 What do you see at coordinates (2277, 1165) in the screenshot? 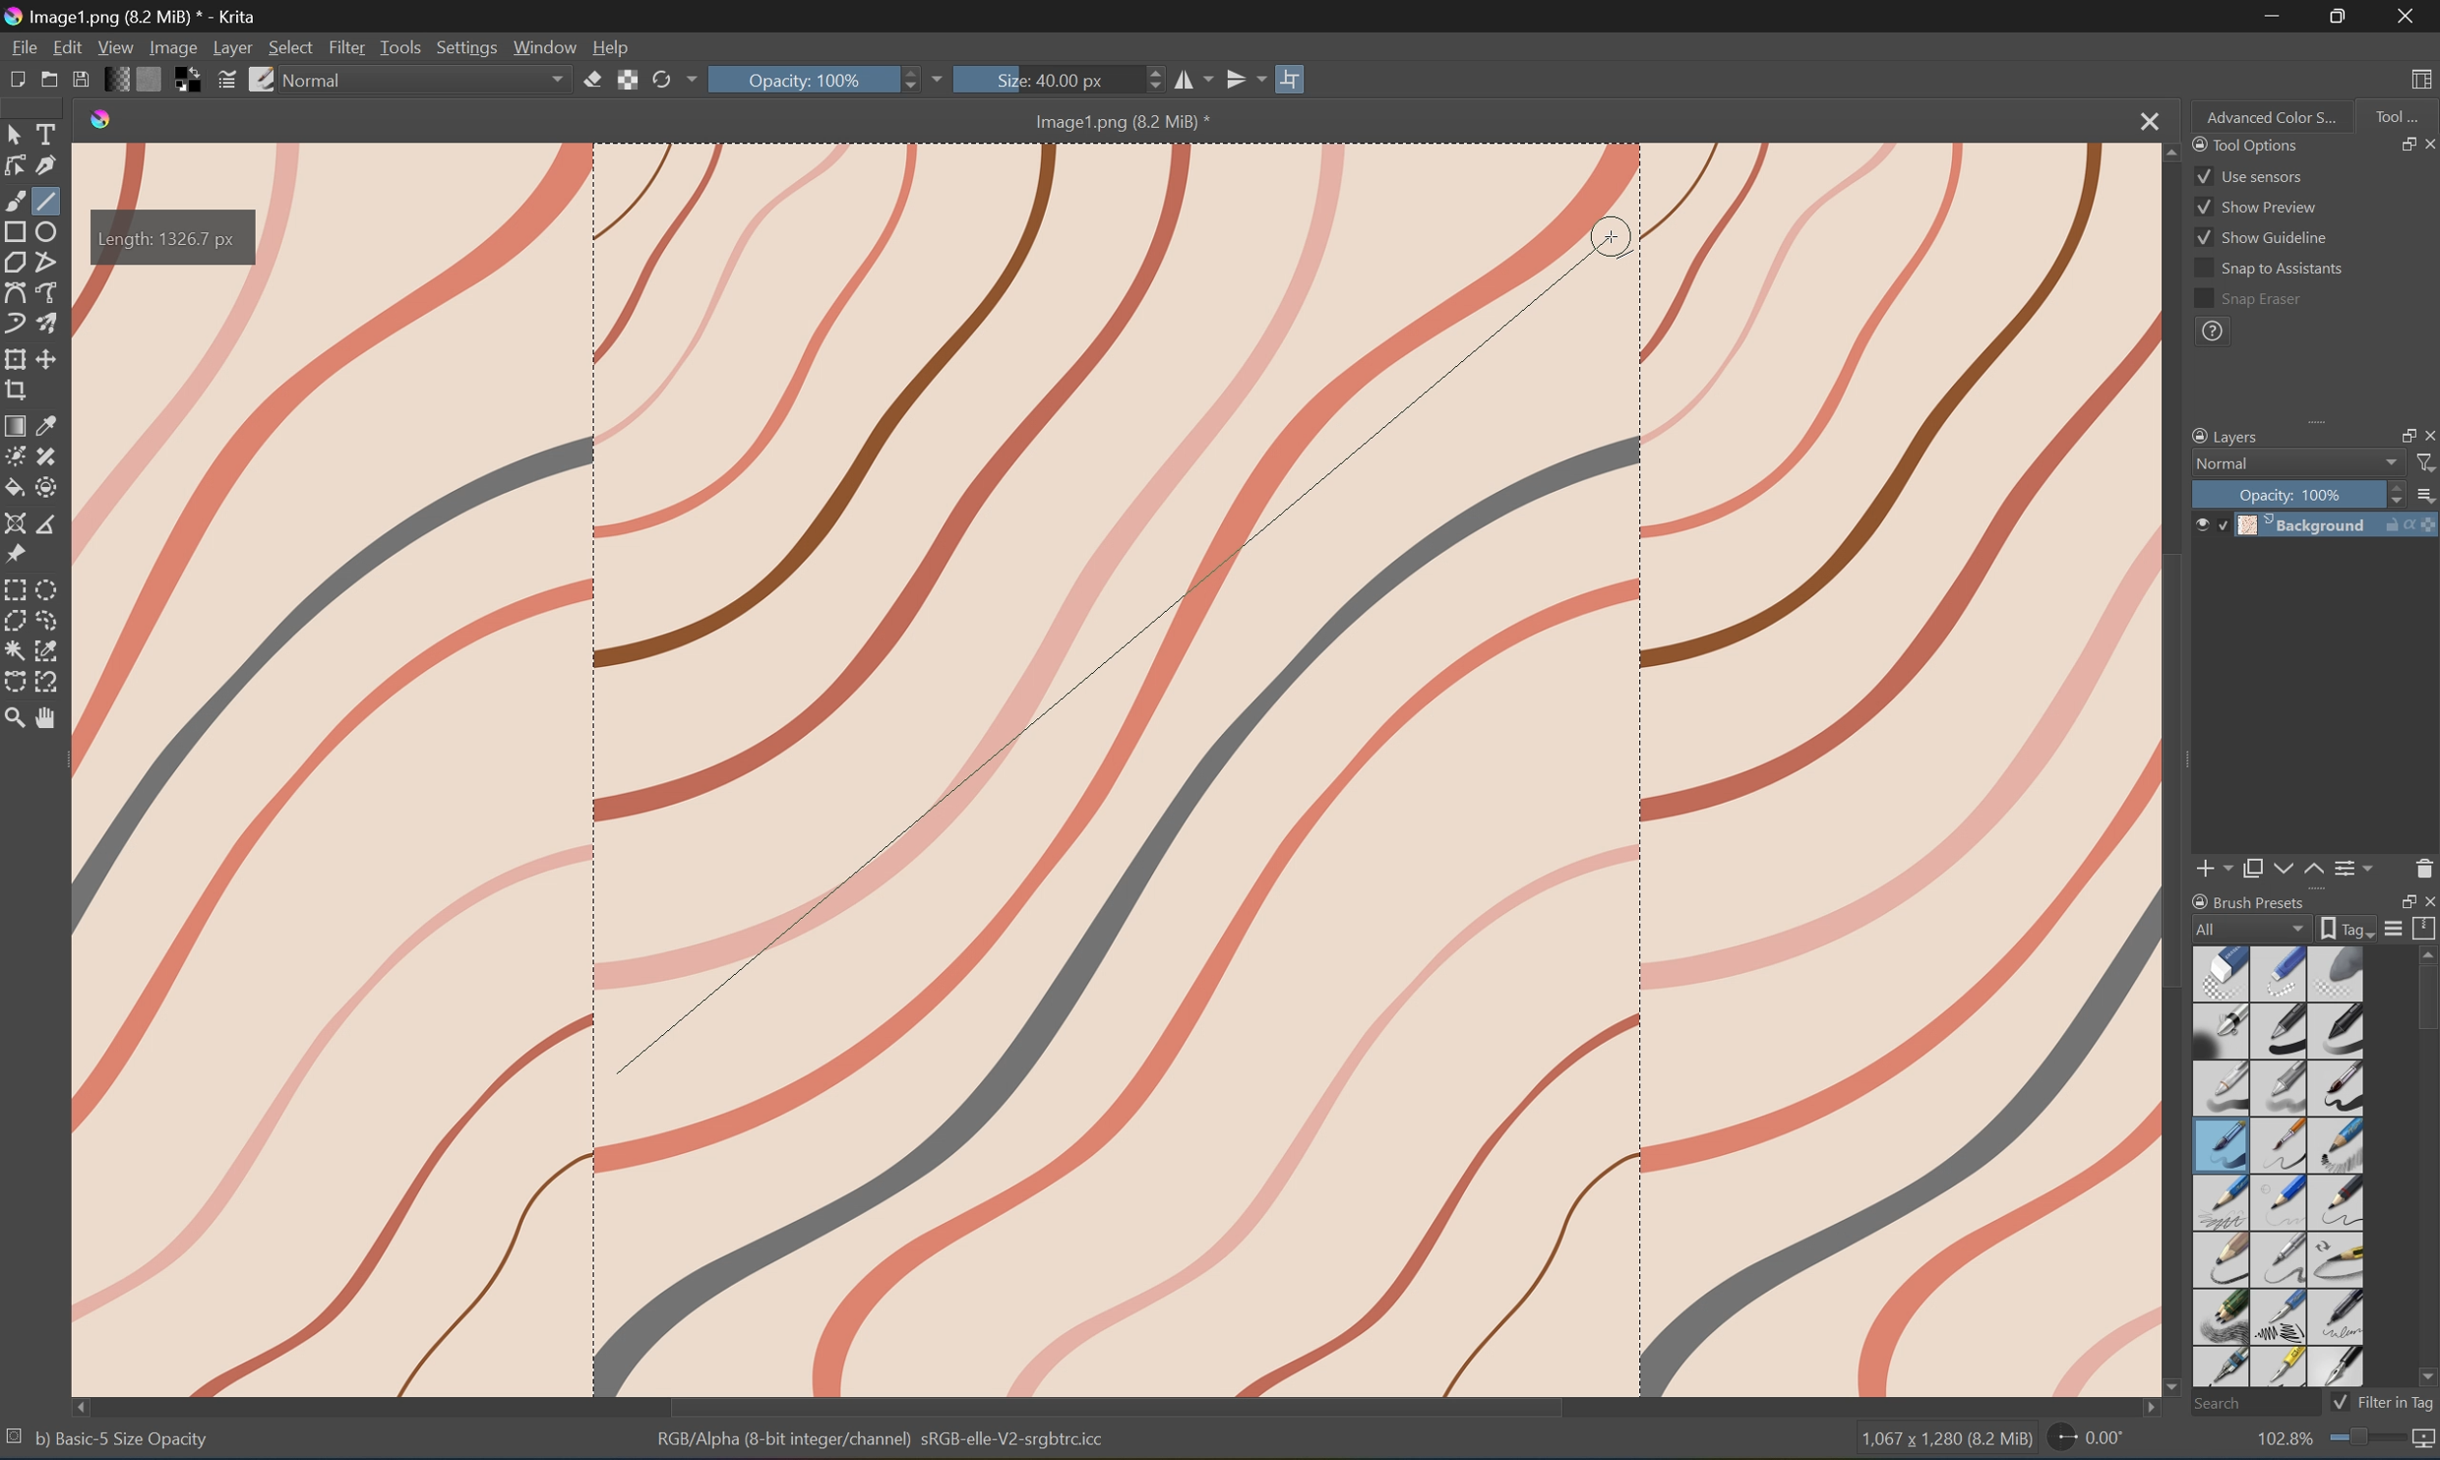
I see `Type of brushes` at bounding box center [2277, 1165].